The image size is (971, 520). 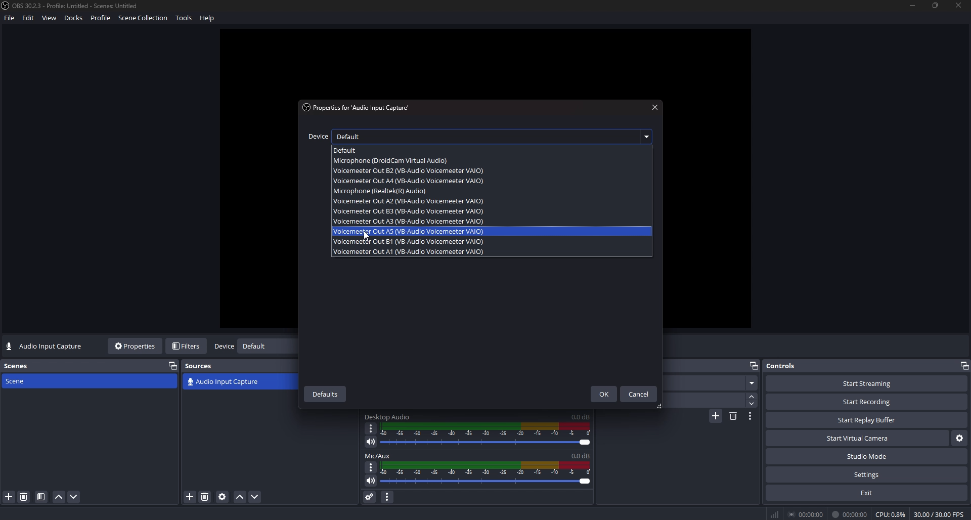 I want to click on pop out, so click(x=266, y=348).